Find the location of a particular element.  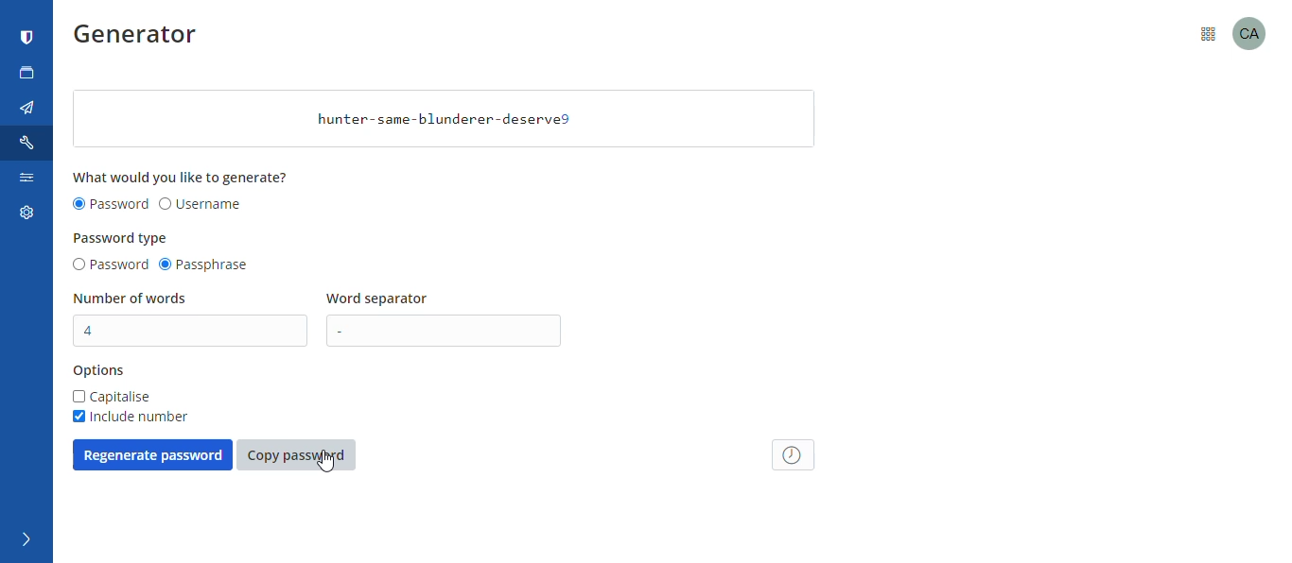

send is located at coordinates (27, 109).